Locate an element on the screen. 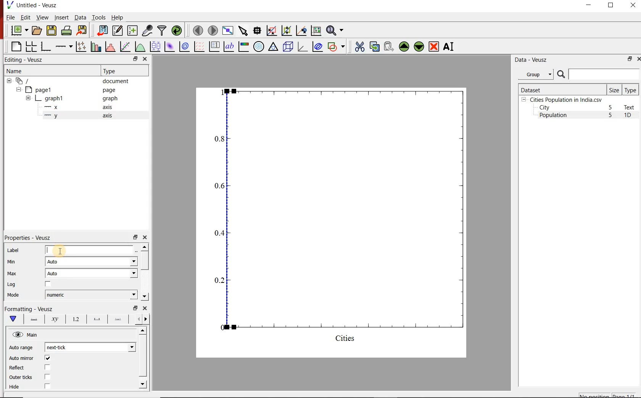 The image size is (641, 398). input field is located at coordinates (91, 250).